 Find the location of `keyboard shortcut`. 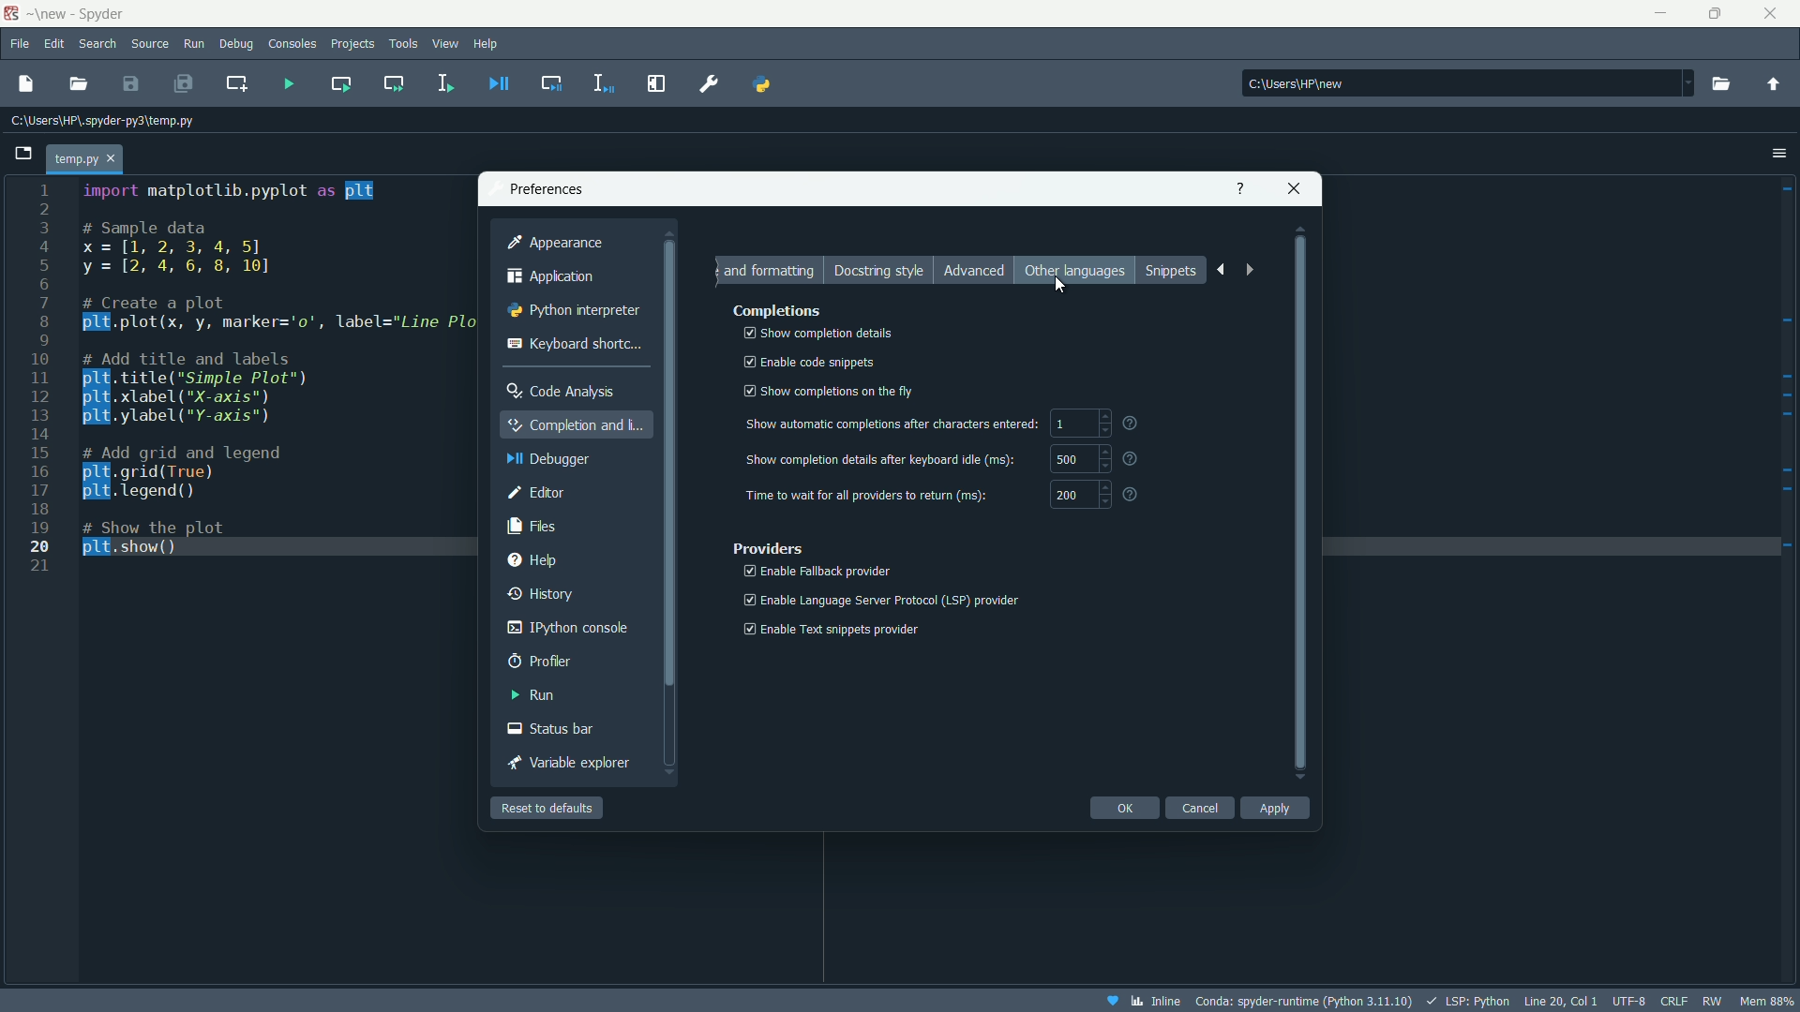

keyboard shortcut is located at coordinates (576, 343).